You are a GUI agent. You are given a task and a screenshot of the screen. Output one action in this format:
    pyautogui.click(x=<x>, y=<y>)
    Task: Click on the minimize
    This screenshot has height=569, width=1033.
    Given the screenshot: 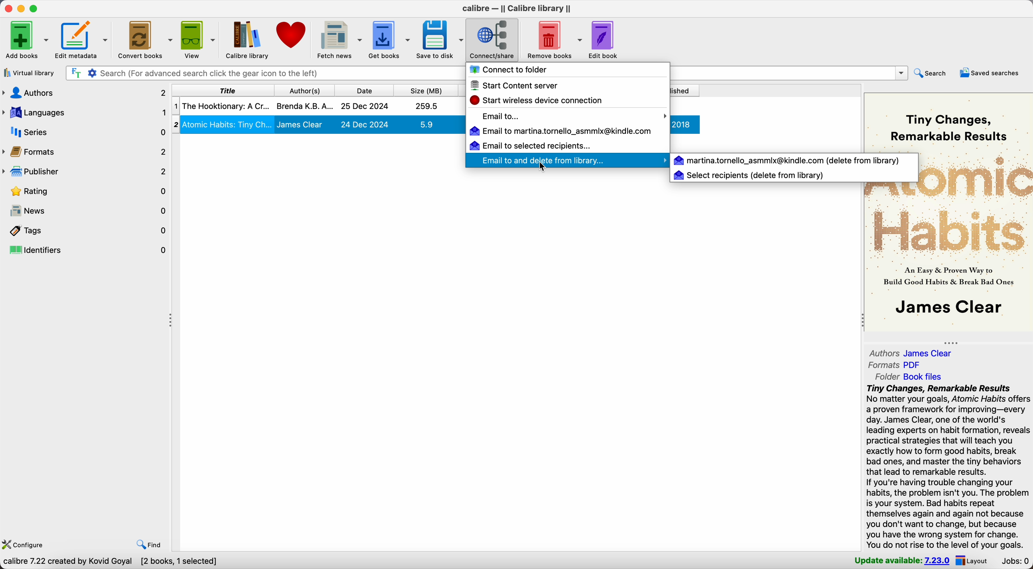 What is the action you would take?
    pyautogui.click(x=21, y=8)
    